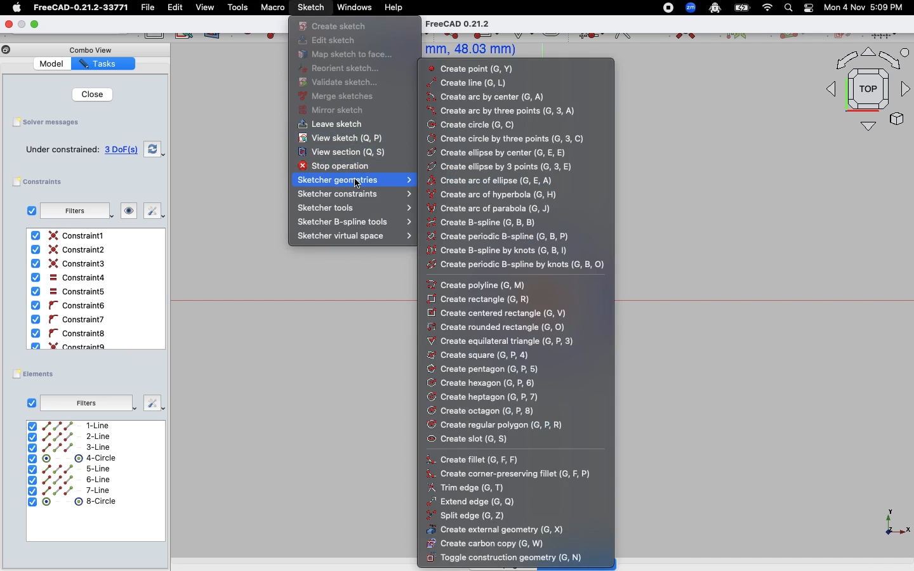 Image resolution: width=914 pixels, height=571 pixels. I want to click on 6-line, so click(69, 480).